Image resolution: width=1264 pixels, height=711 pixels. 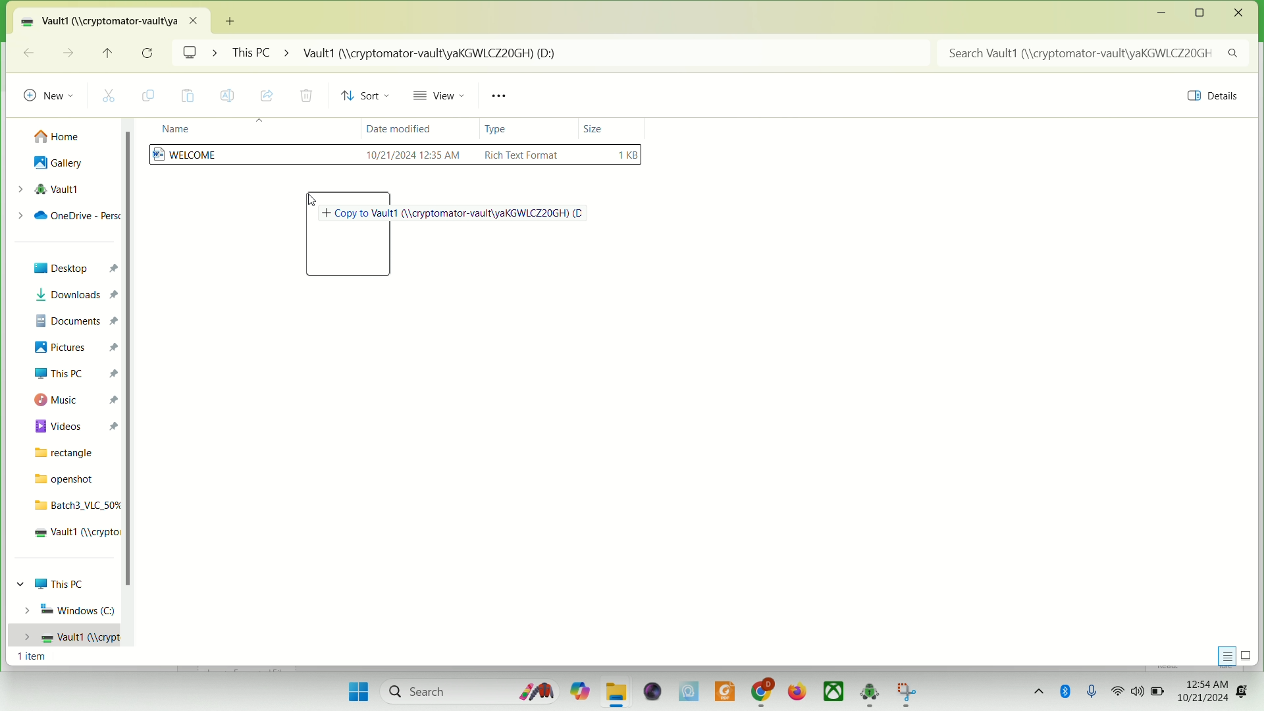 What do you see at coordinates (1136, 694) in the screenshot?
I see `speaker` at bounding box center [1136, 694].